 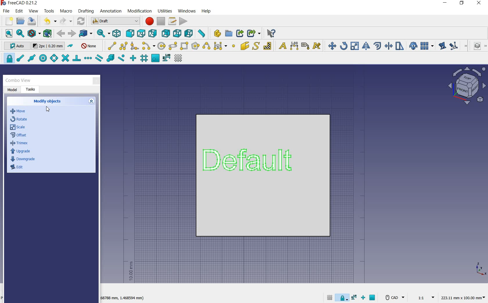 I want to click on model, so click(x=12, y=90).